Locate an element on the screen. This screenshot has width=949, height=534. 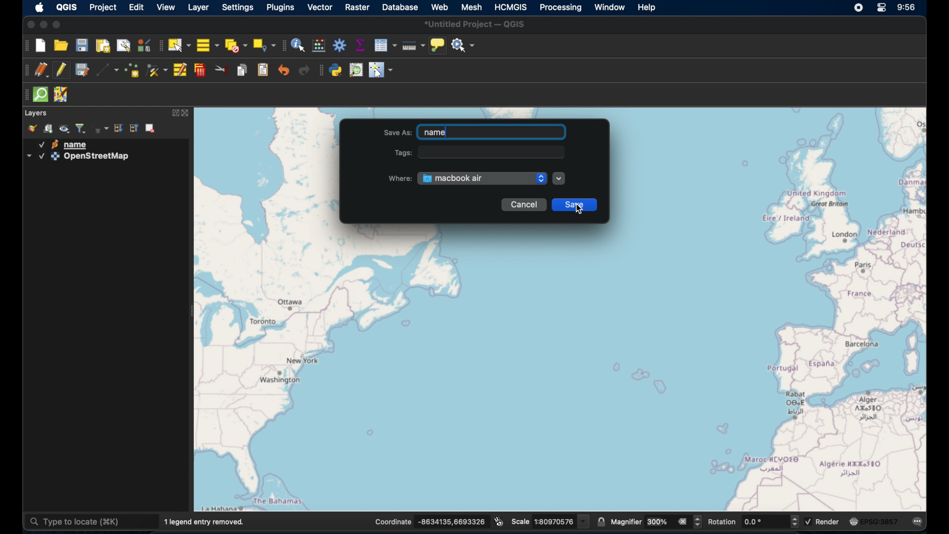
save project is located at coordinates (82, 45).